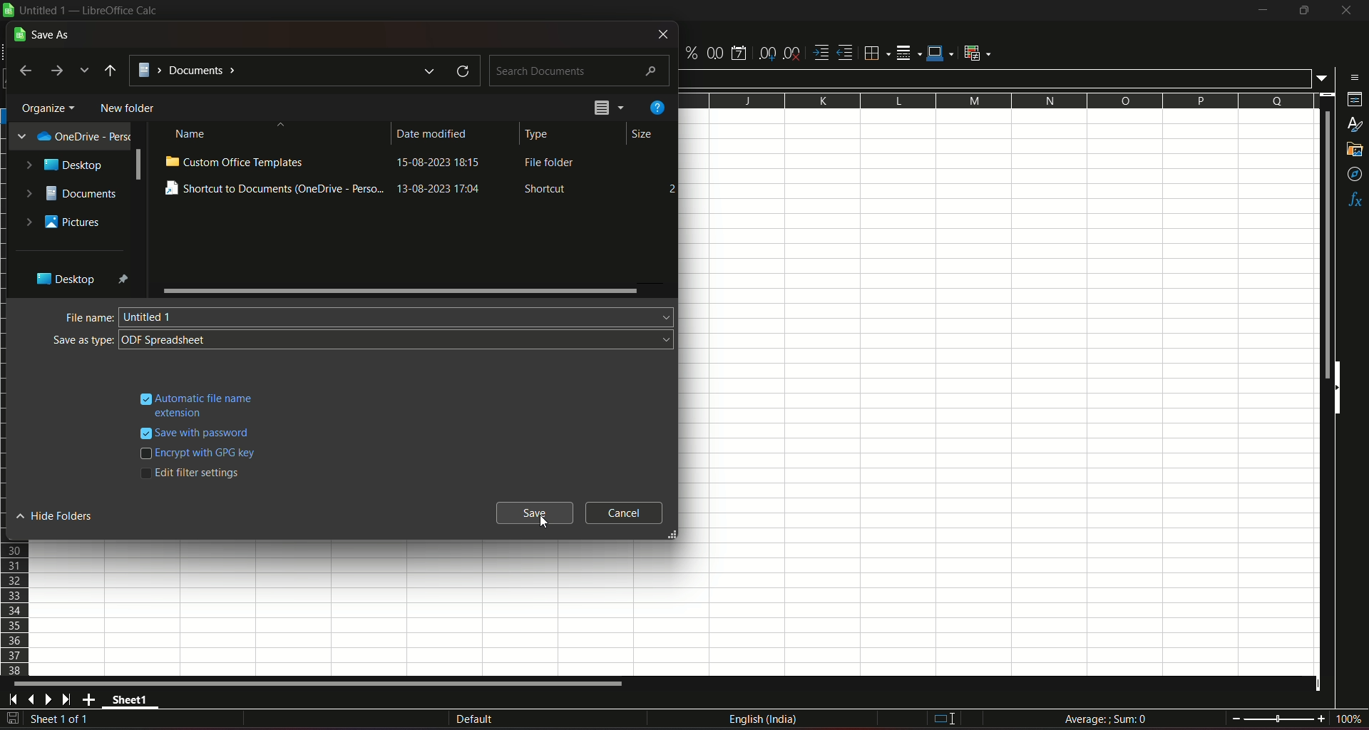 This screenshot has height=730, width=1369. What do you see at coordinates (89, 699) in the screenshot?
I see `add new sheet` at bounding box center [89, 699].